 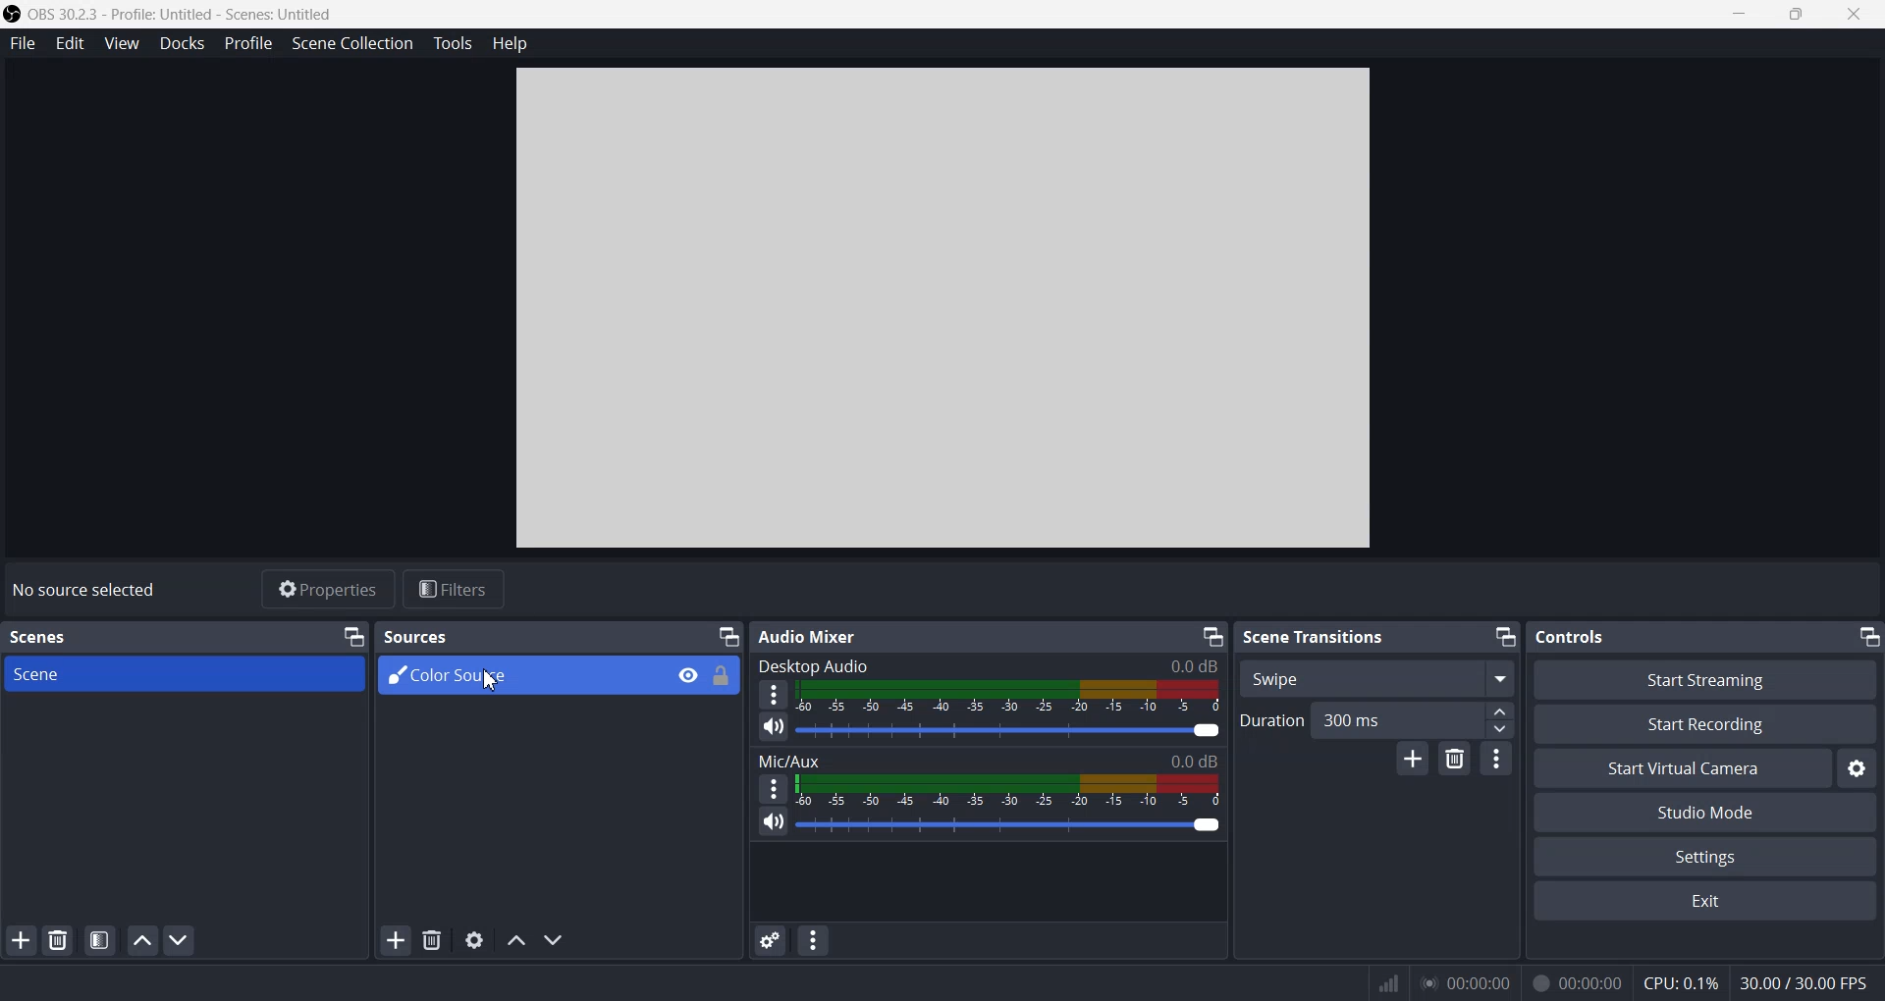 What do you see at coordinates (774, 695) in the screenshot?
I see `More` at bounding box center [774, 695].